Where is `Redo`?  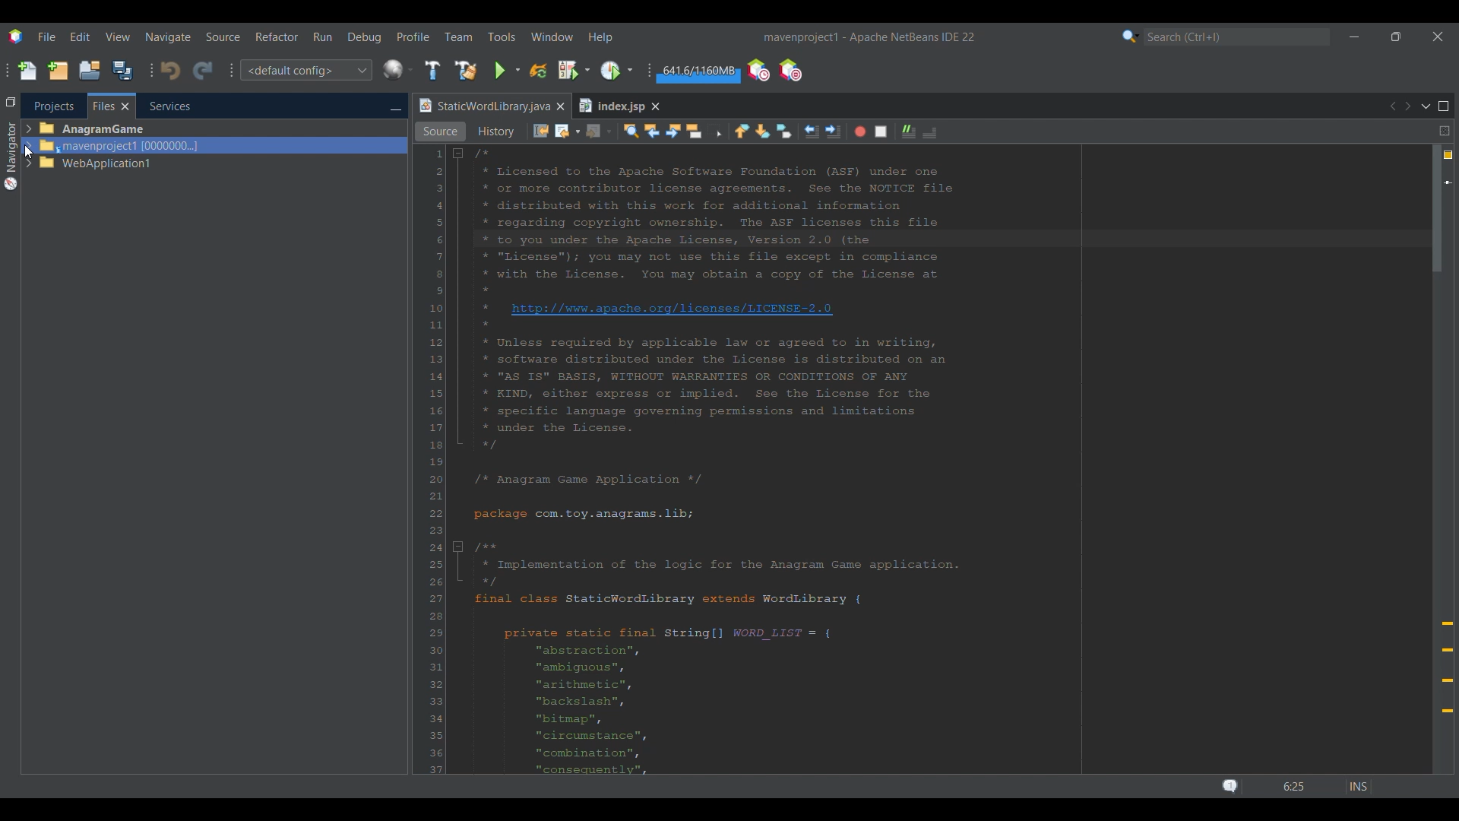
Redo is located at coordinates (203, 71).